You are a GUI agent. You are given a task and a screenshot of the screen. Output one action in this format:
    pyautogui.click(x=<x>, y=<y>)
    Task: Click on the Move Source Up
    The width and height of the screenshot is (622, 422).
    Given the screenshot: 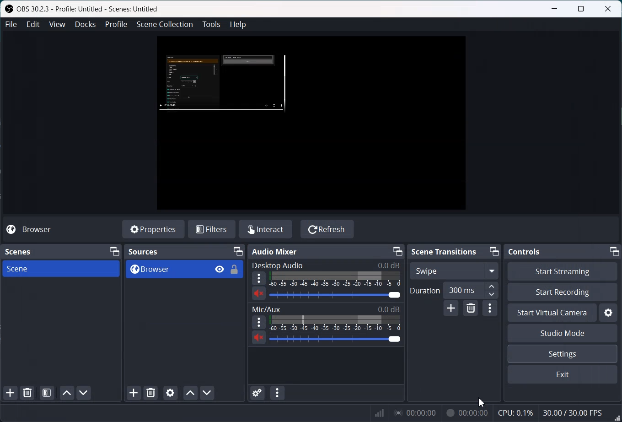 What is the action you would take?
    pyautogui.click(x=191, y=393)
    